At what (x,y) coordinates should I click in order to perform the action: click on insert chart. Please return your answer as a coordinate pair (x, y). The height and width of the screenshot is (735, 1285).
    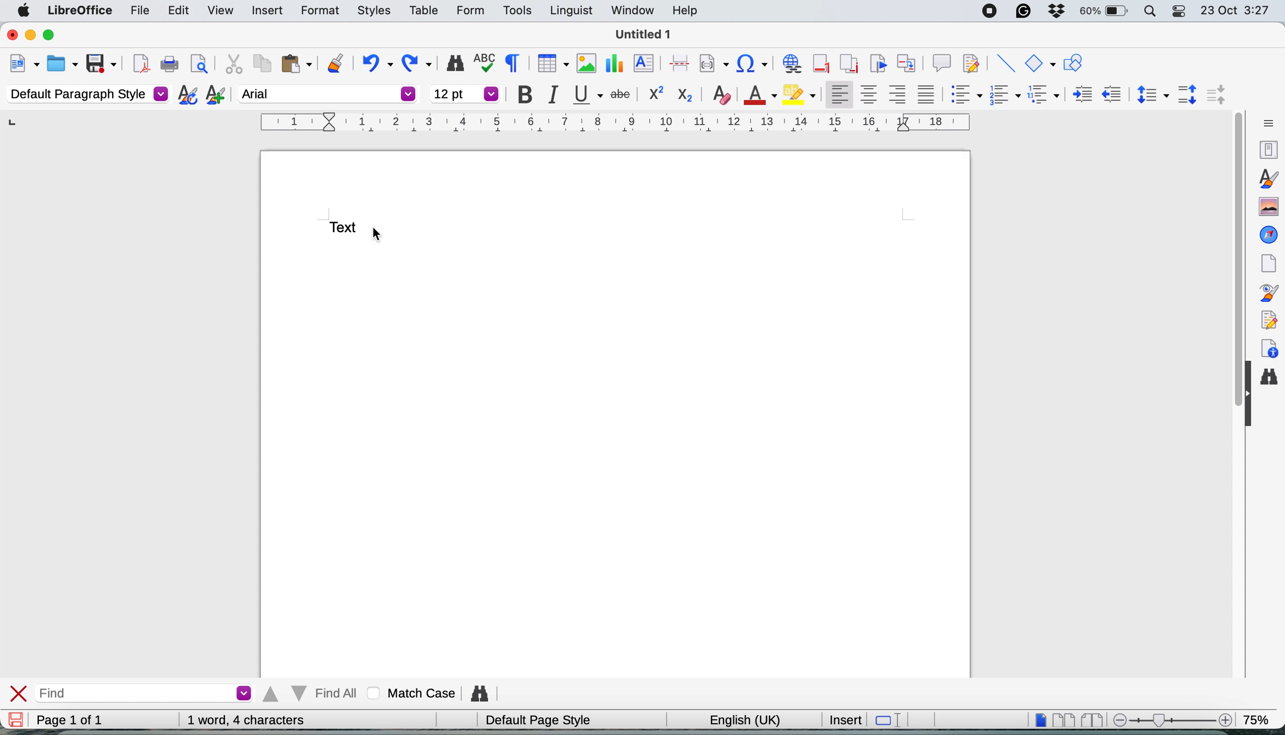
    Looking at the image, I should click on (613, 62).